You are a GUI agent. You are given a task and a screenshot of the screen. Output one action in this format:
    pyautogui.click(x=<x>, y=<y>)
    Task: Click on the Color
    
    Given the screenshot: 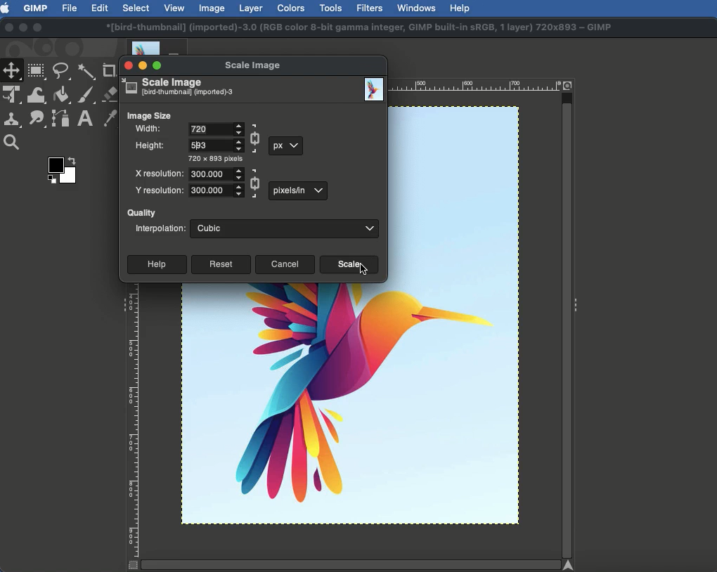 What is the action you would take?
    pyautogui.click(x=59, y=168)
    